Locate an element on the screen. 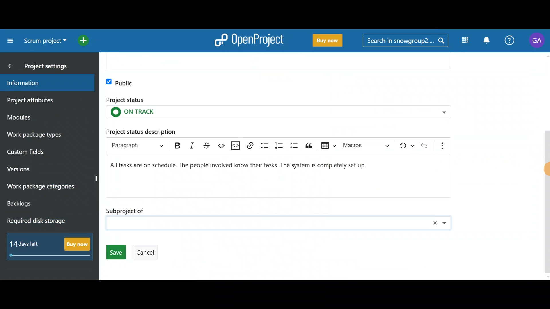  Account name is located at coordinates (538, 41).